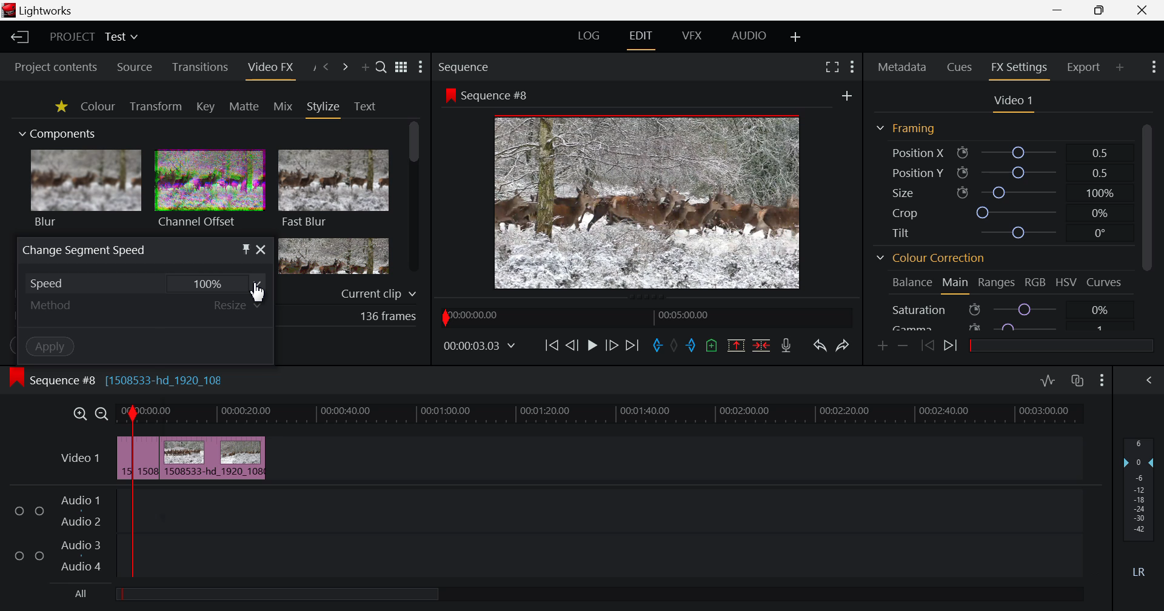 Image resolution: width=1164 pixels, height=611 pixels. What do you see at coordinates (56, 65) in the screenshot?
I see `Project contents` at bounding box center [56, 65].